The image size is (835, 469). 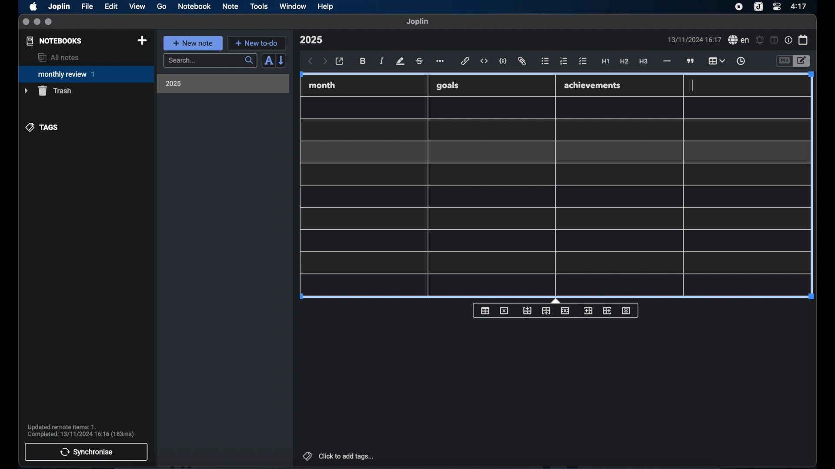 What do you see at coordinates (142, 41) in the screenshot?
I see `new notebook` at bounding box center [142, 41].